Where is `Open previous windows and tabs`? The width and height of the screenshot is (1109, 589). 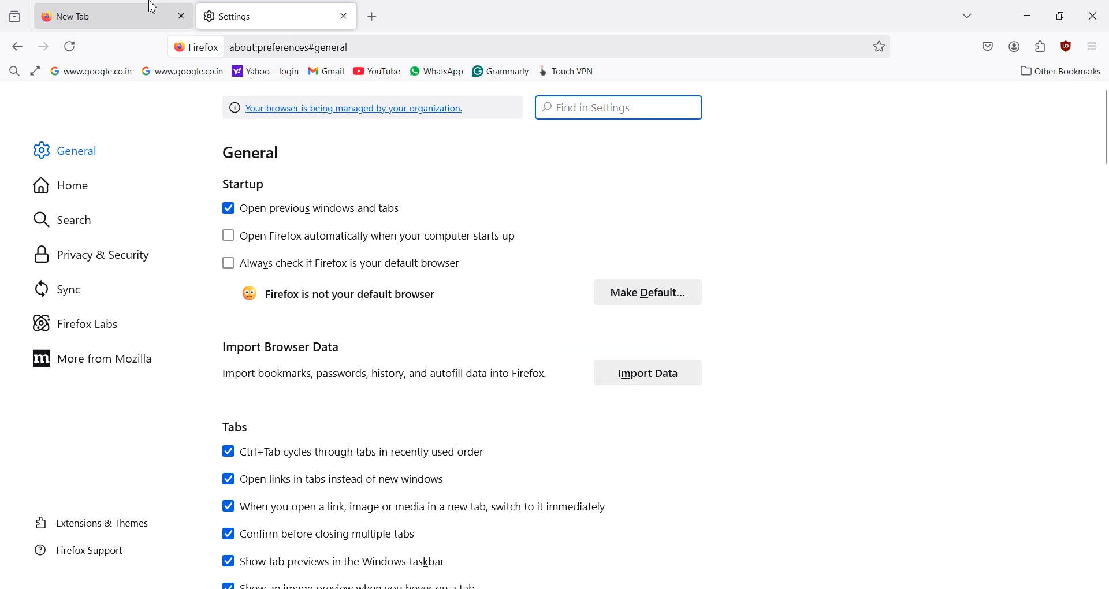 Open previous windows and tabs is located at coordinates (310, 208).